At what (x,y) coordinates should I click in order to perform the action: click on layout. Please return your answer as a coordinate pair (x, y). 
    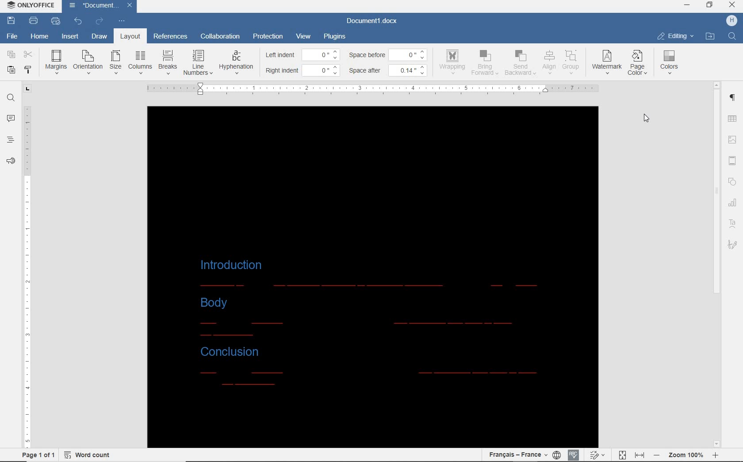
    Looking at the image, I should click on (131, 35).